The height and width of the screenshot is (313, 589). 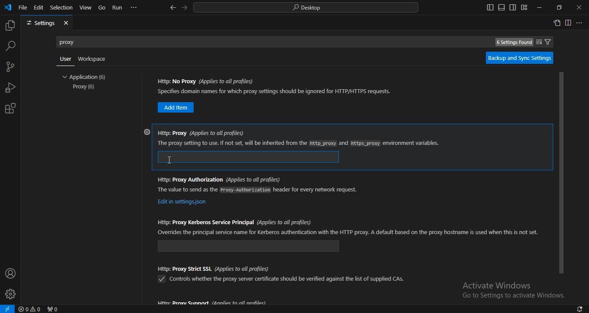 I want to click on minimize, so click(x=540, y=8).